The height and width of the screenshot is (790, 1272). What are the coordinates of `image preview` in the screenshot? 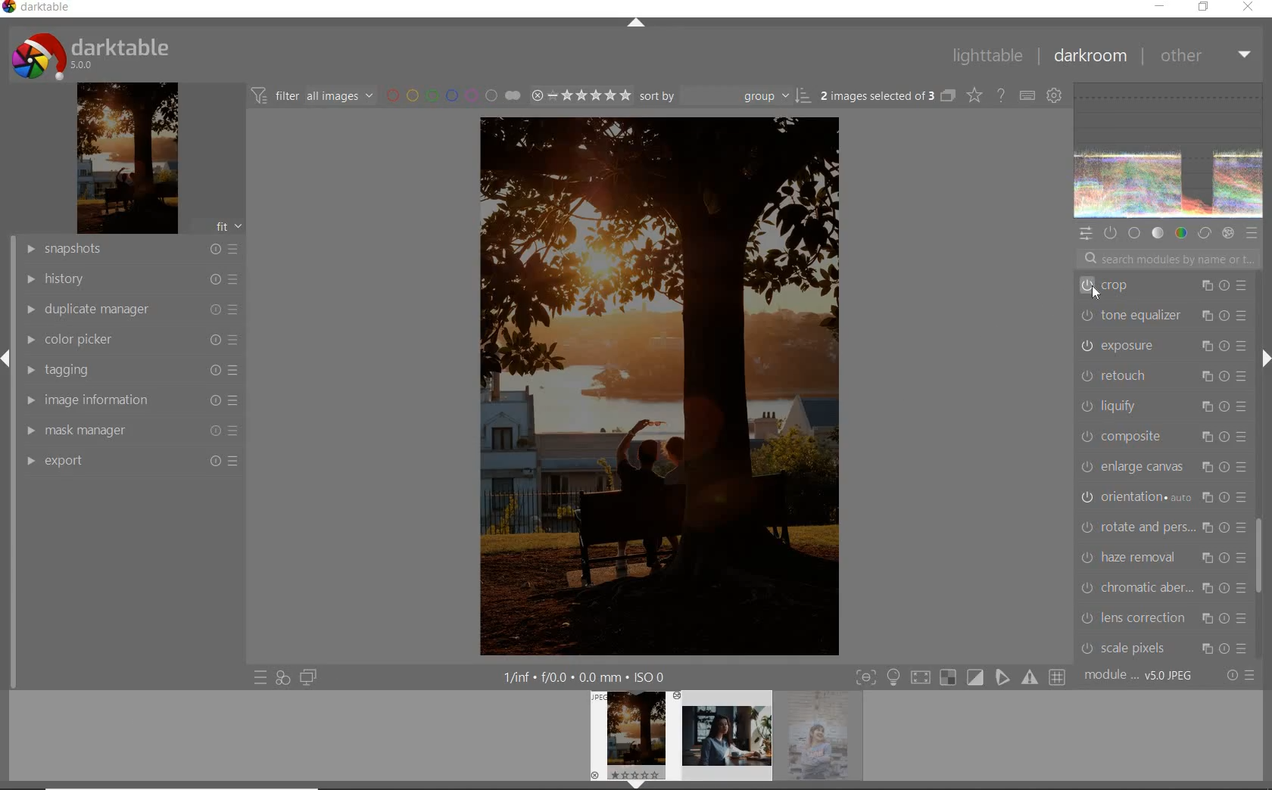 It's located at (825, 740).